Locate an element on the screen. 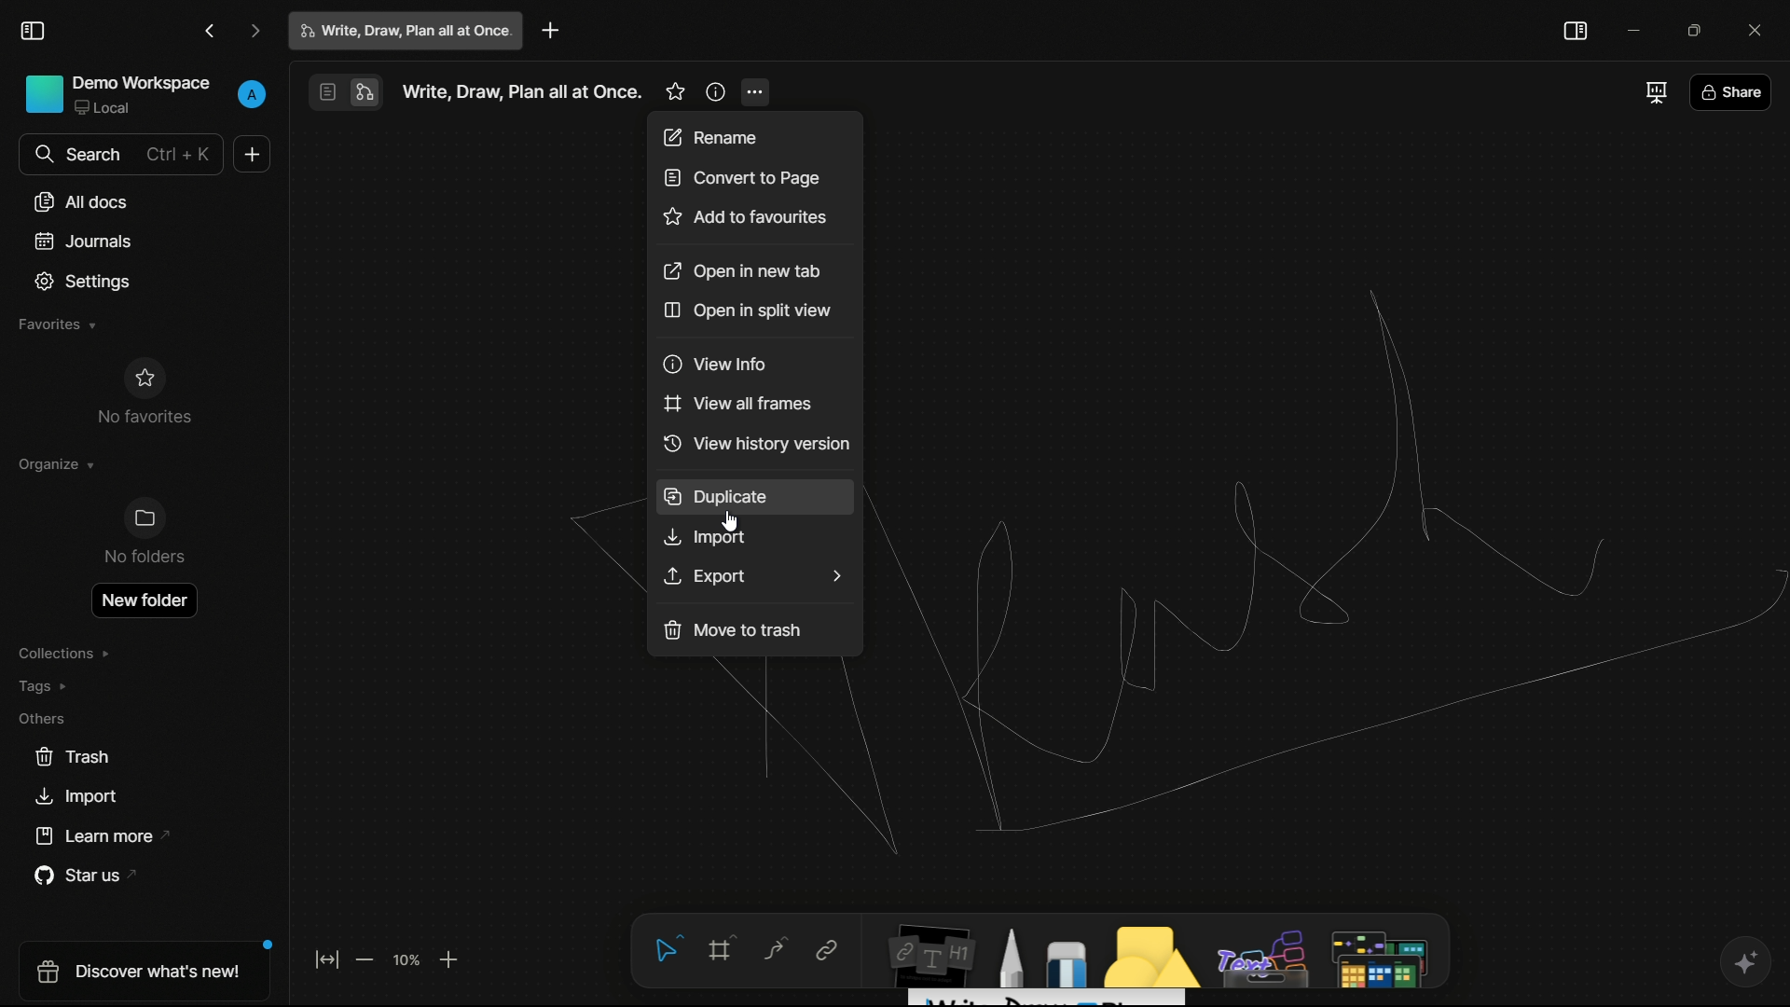  link is located at coordinates (829, 951).